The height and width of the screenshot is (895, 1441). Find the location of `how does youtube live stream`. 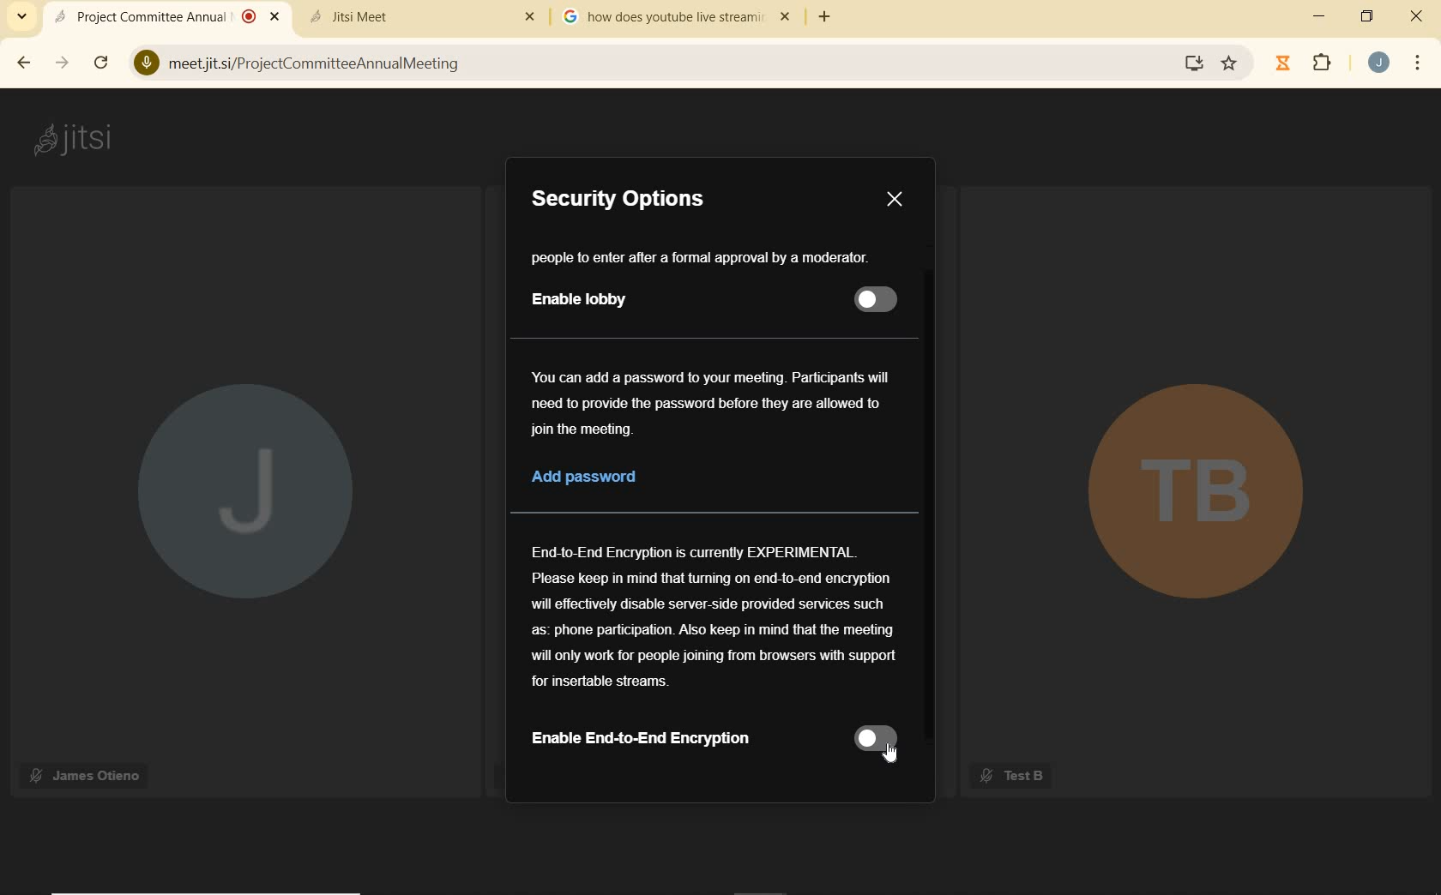

how does youtube live stream is located at coordinates (680, 17).